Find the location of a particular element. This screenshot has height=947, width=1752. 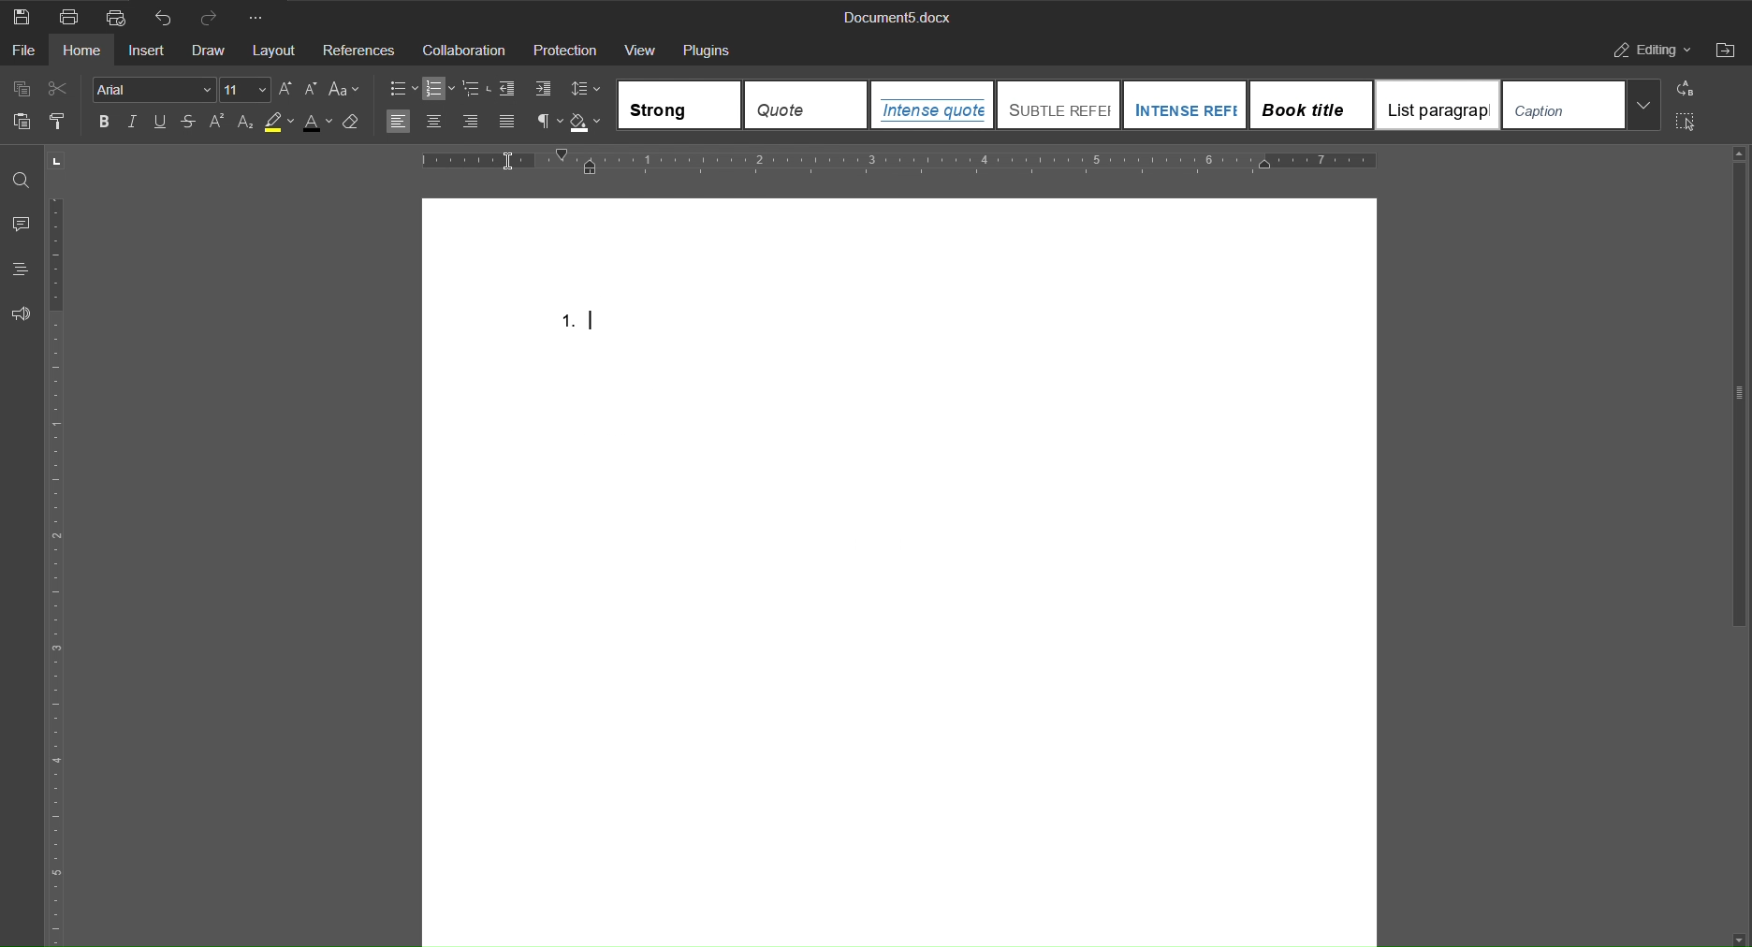

Find is located at coordinates (21, 182).